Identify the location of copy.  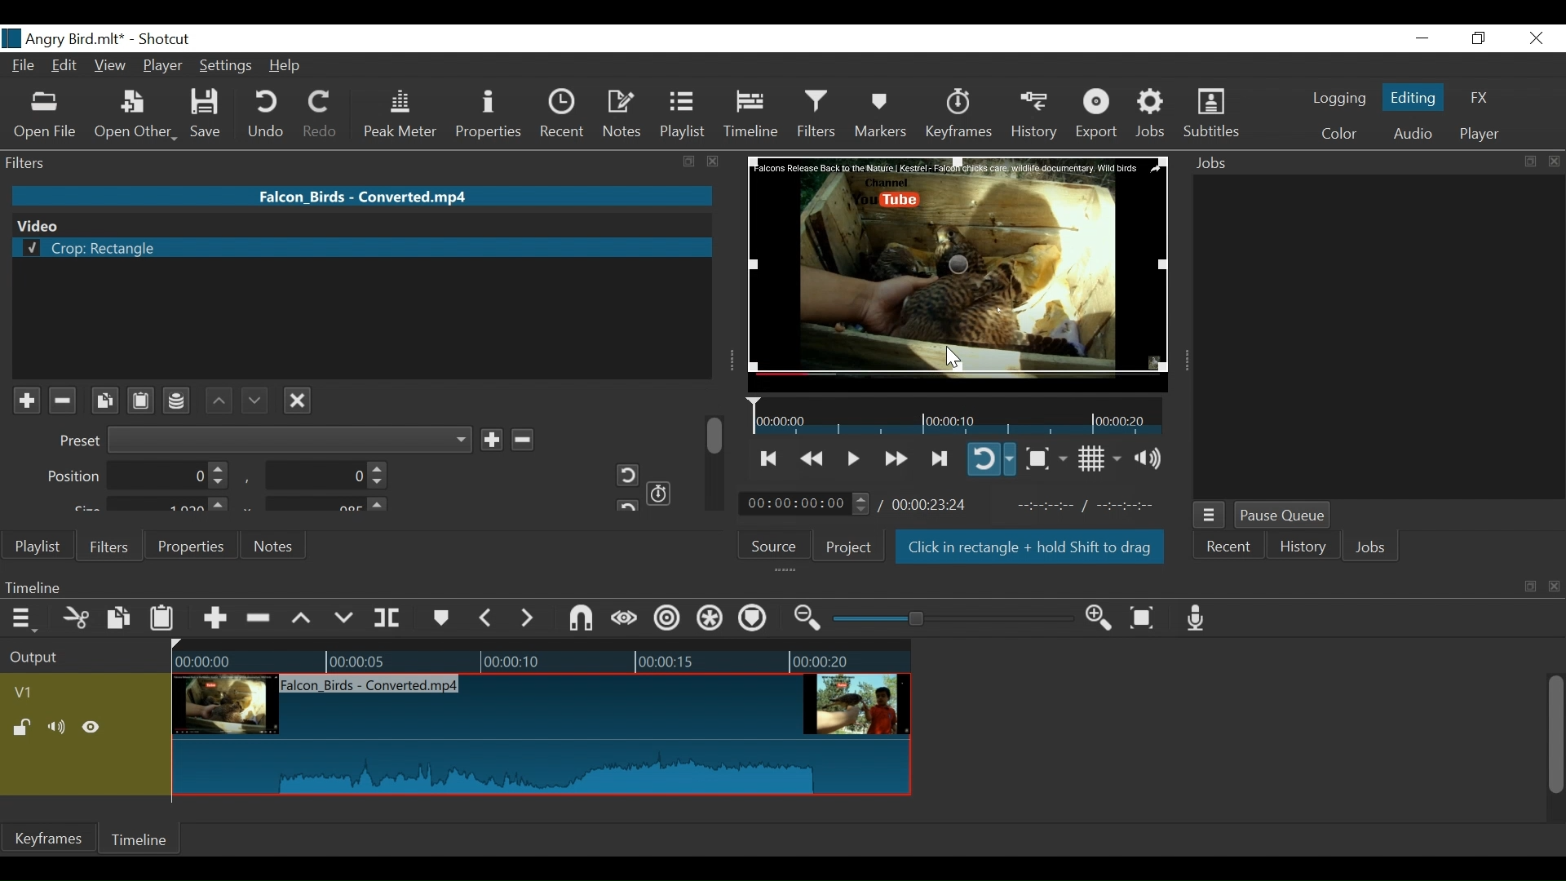
(691, 162).